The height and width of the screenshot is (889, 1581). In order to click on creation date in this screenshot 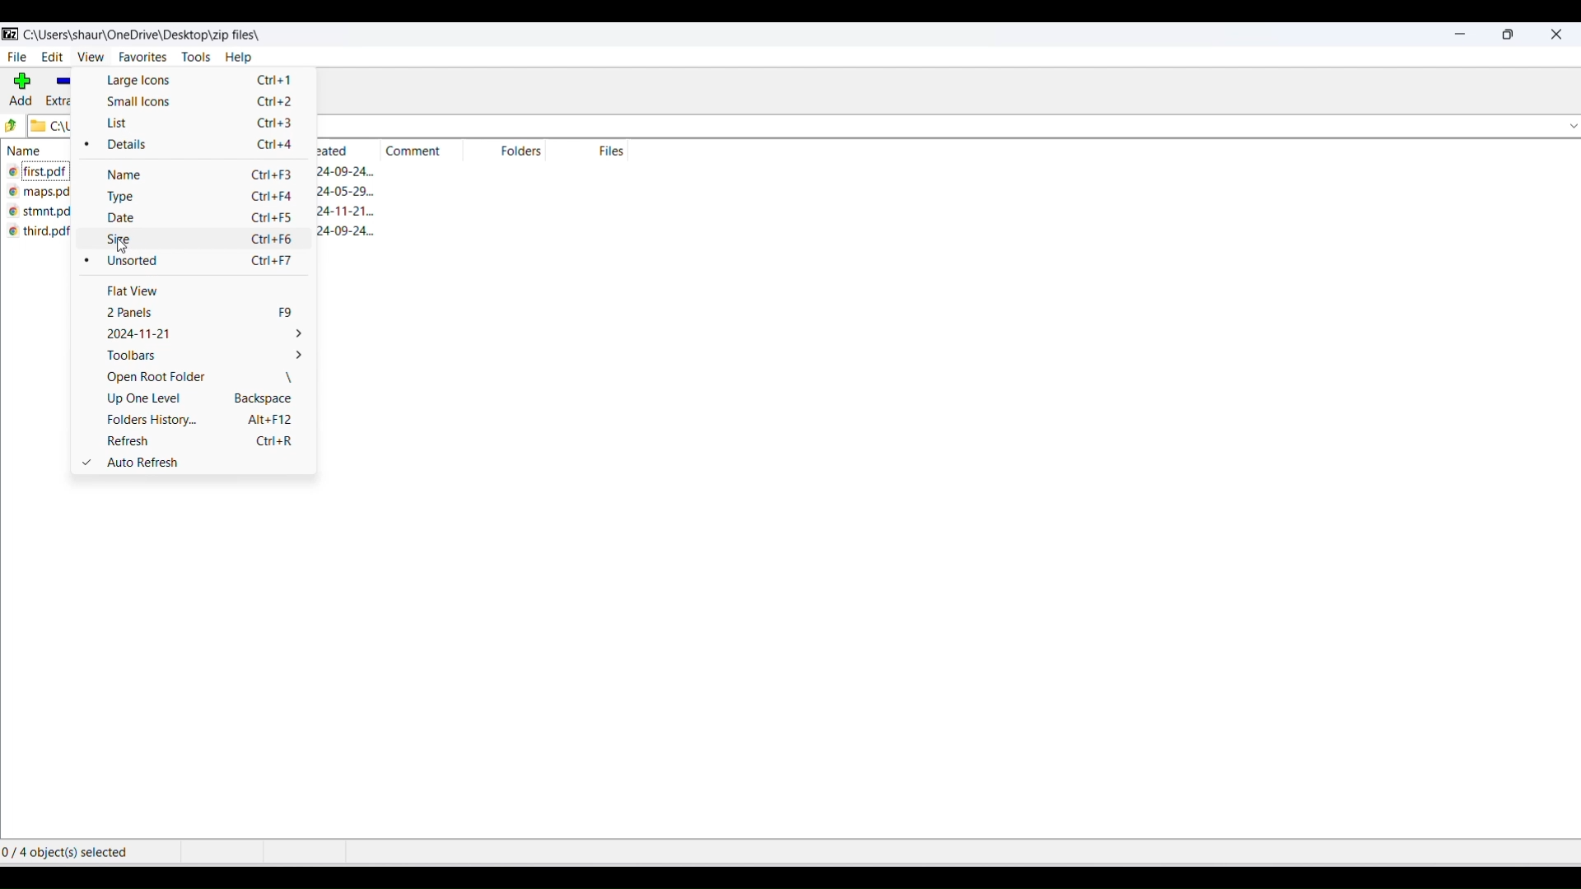, I will do `click(334, 151)`.